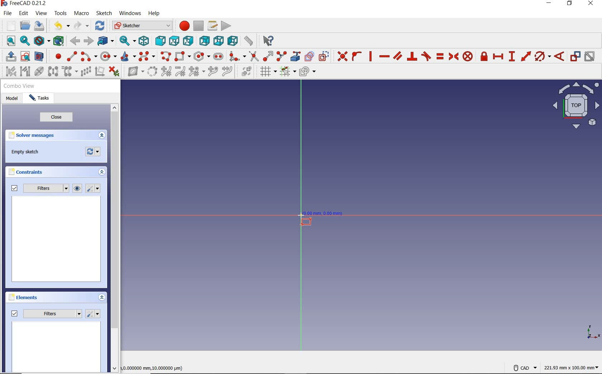 This screenshot has height=374, width=602. Describe the element at coordinates (189, 42) in the screenshot. I see `right` at that location.